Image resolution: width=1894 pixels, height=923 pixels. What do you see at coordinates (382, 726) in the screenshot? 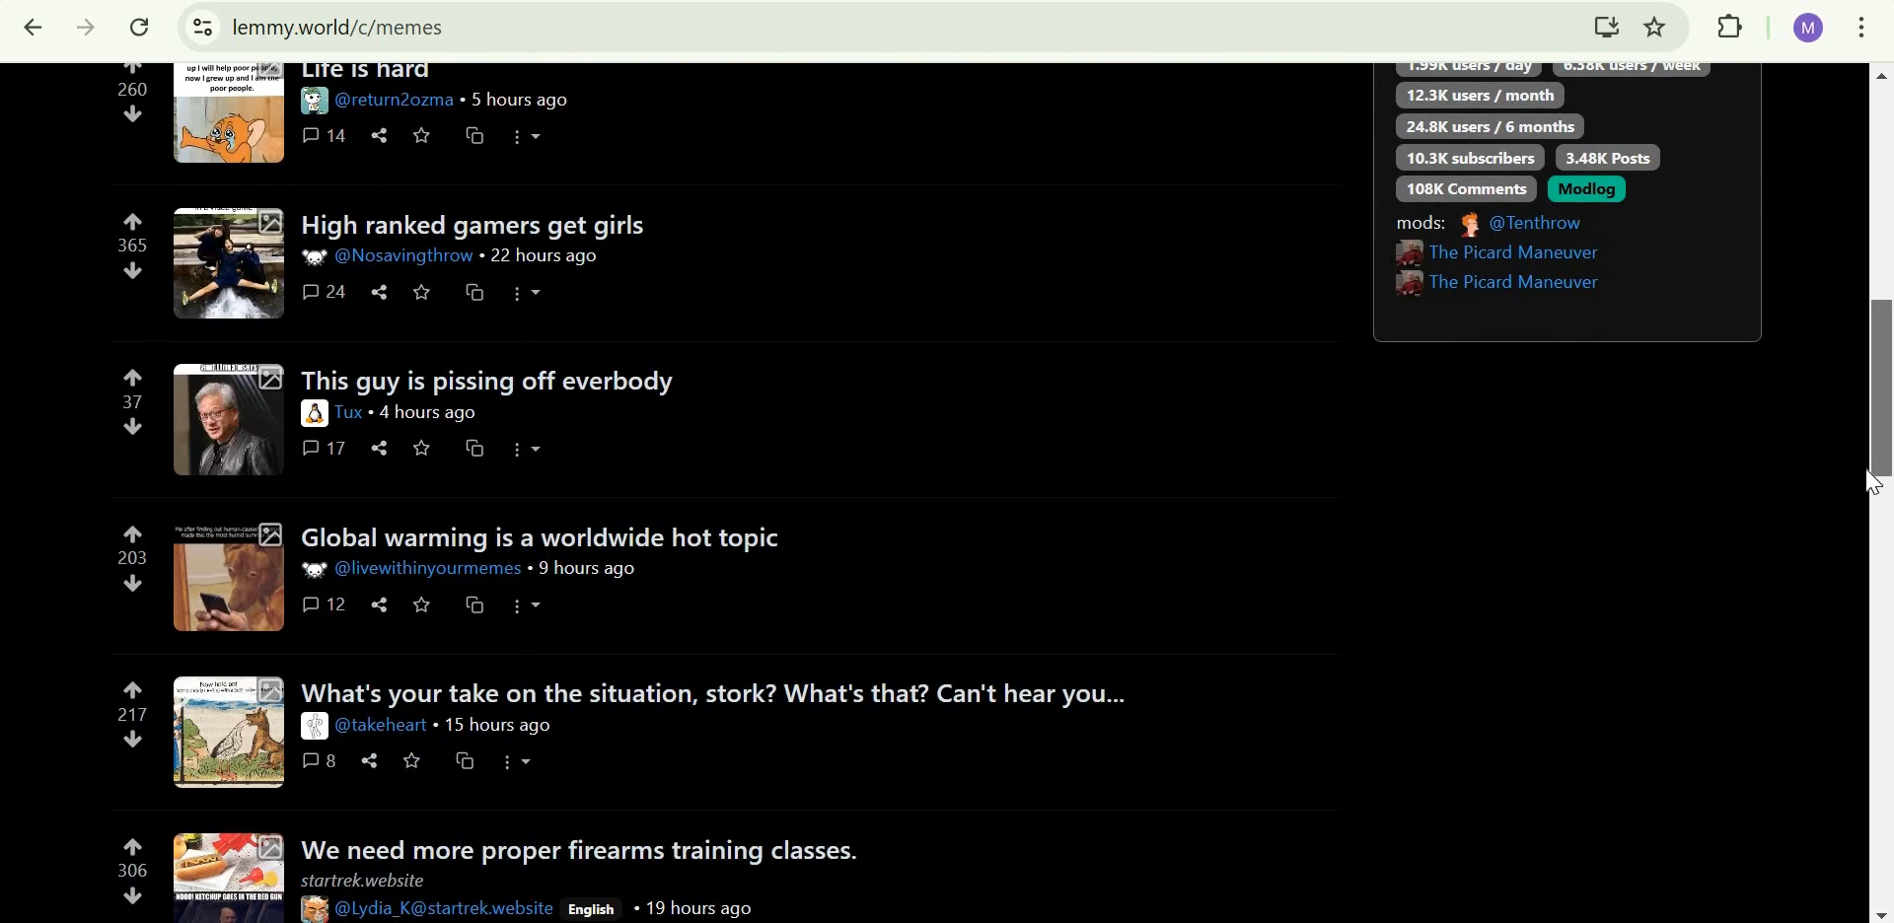
I see `user id` at bounding box center [382, 726].